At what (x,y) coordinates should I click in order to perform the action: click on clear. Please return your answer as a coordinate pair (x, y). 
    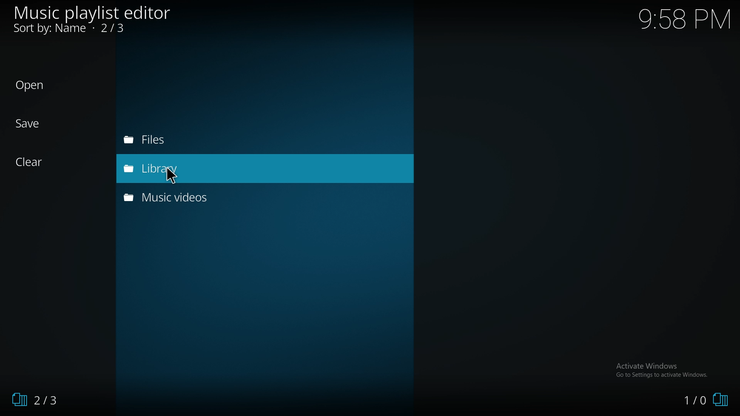
    Looking at the image, I should click on (54, 162).